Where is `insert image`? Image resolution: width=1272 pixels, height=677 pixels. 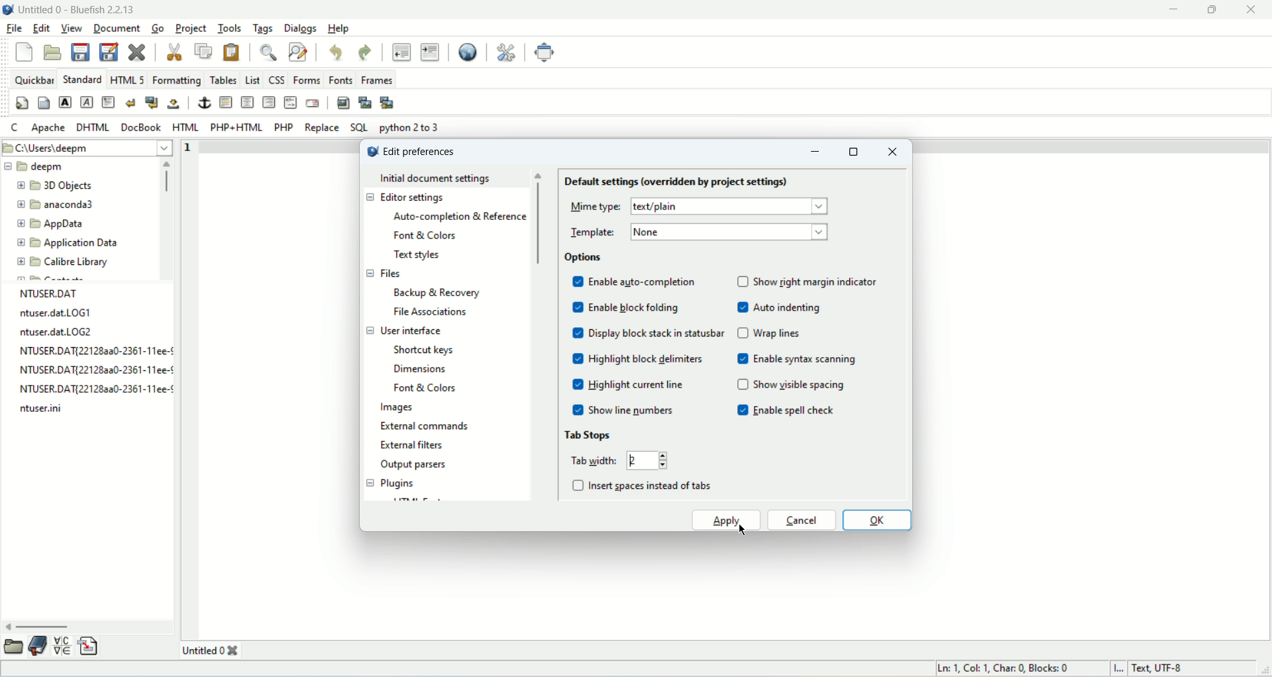
insert image is located at coordinates (343, 102).